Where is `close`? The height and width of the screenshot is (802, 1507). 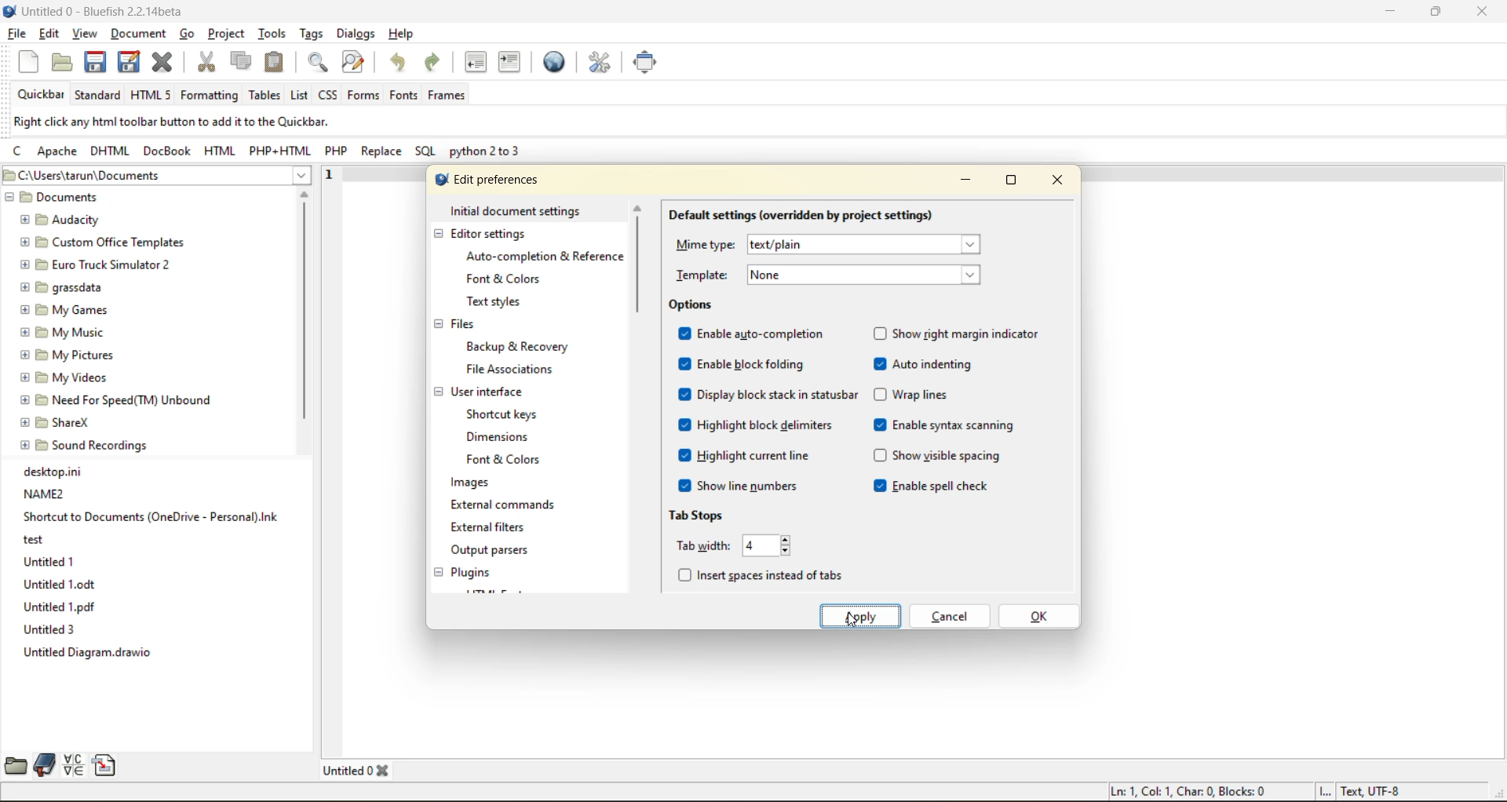 close is located at coordinates (1481, 12).